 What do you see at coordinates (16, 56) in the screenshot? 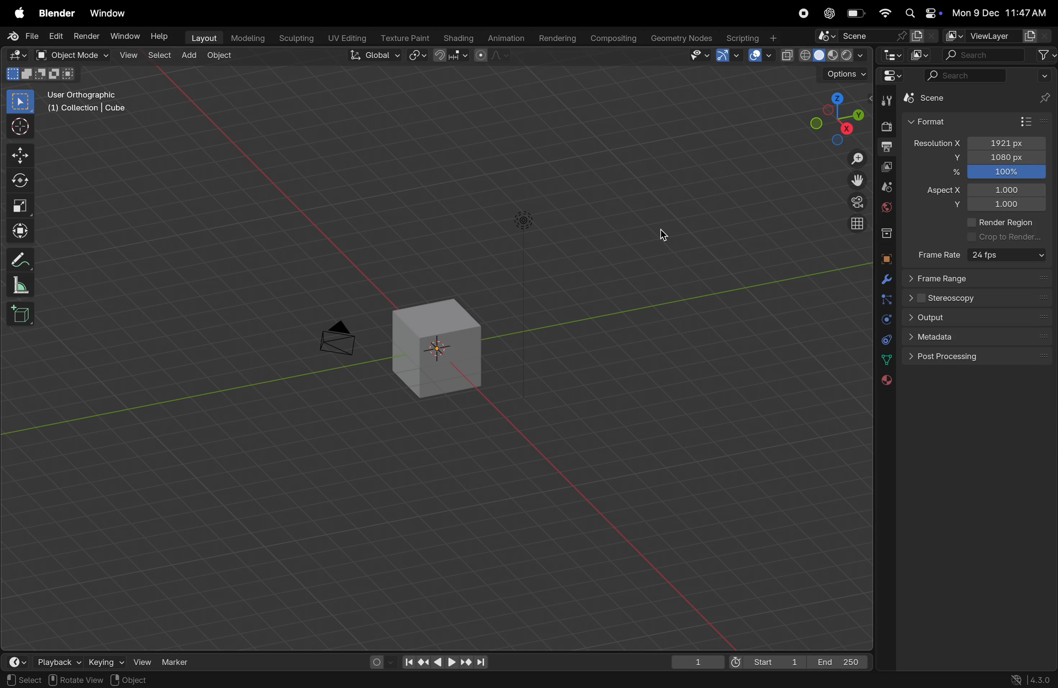
I see `editor type` at bounding box center [16, 56].